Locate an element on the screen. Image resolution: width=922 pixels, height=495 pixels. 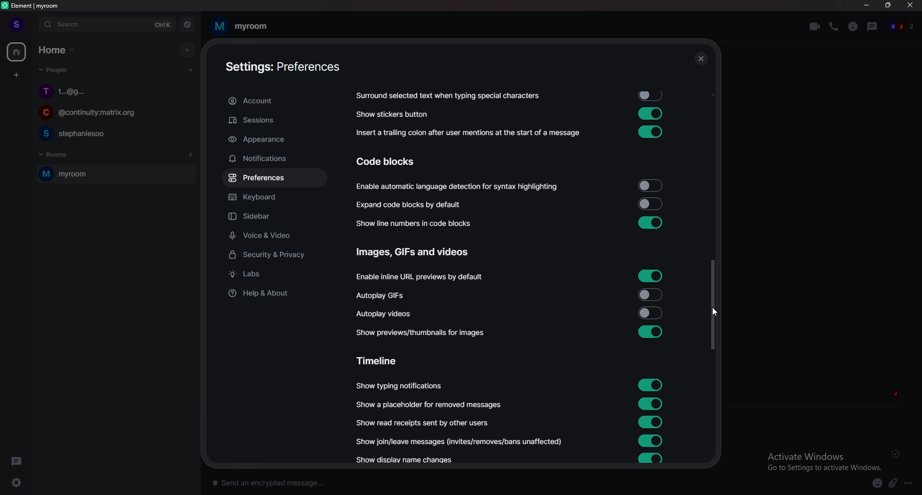
Home is located at coordinates (59, 49).